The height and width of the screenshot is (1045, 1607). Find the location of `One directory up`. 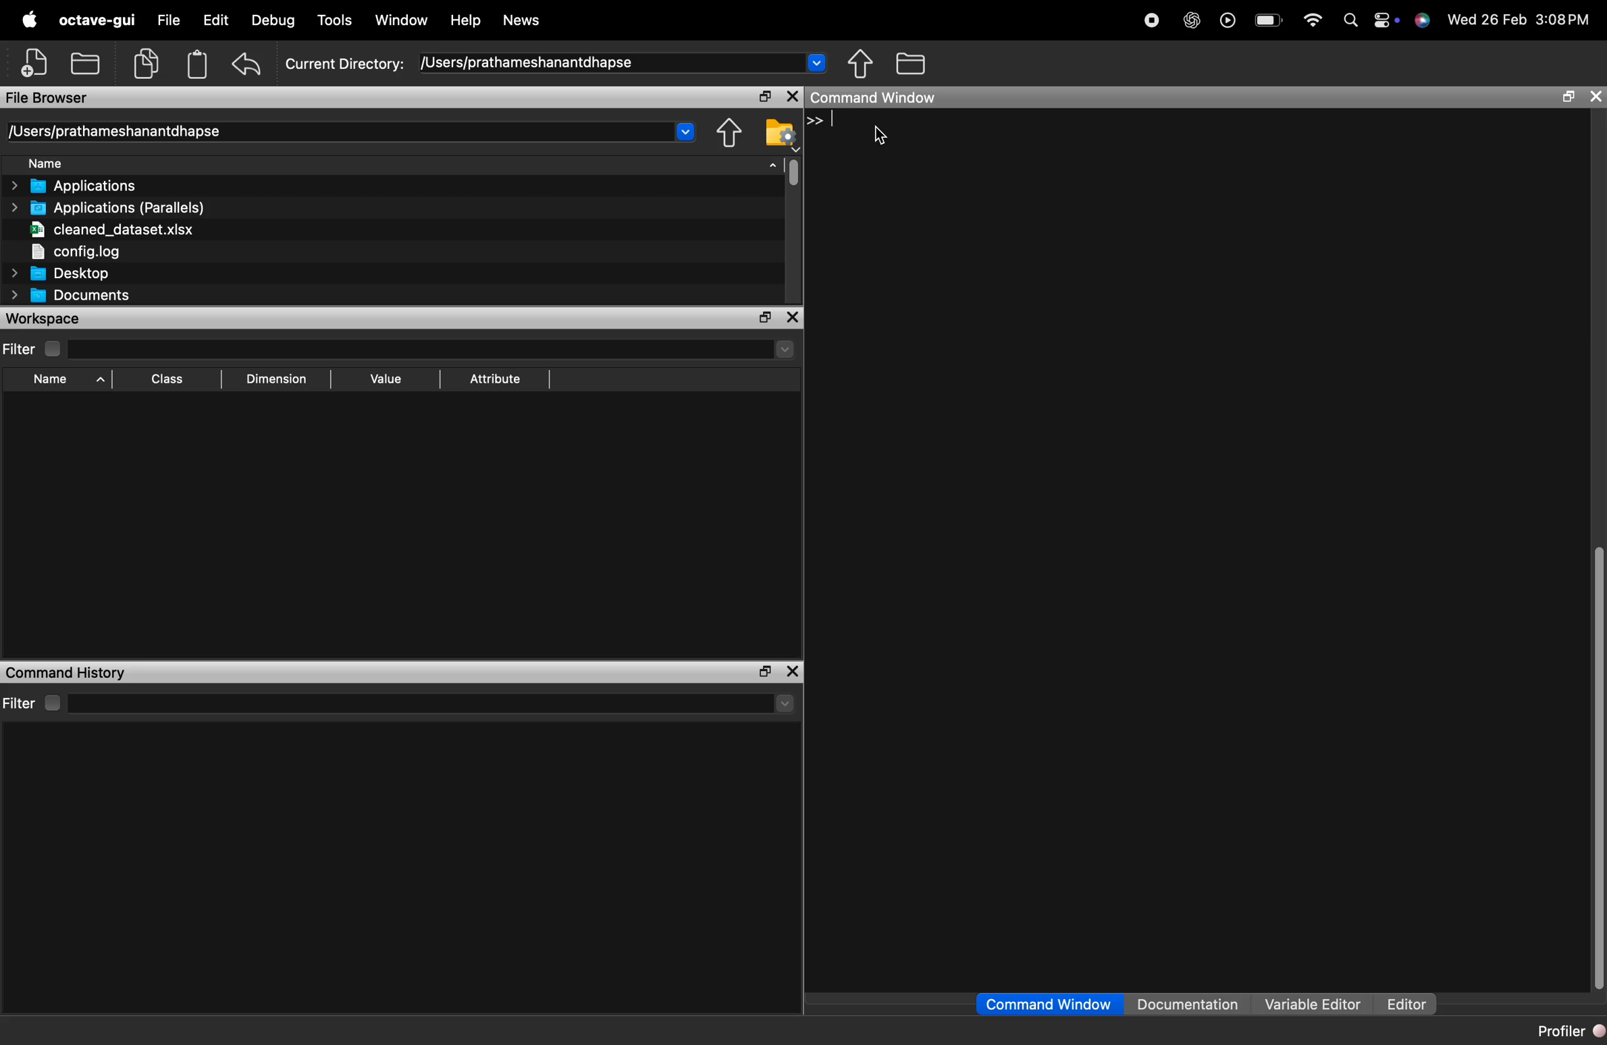

One directory up is located at coordinates (910, 64).